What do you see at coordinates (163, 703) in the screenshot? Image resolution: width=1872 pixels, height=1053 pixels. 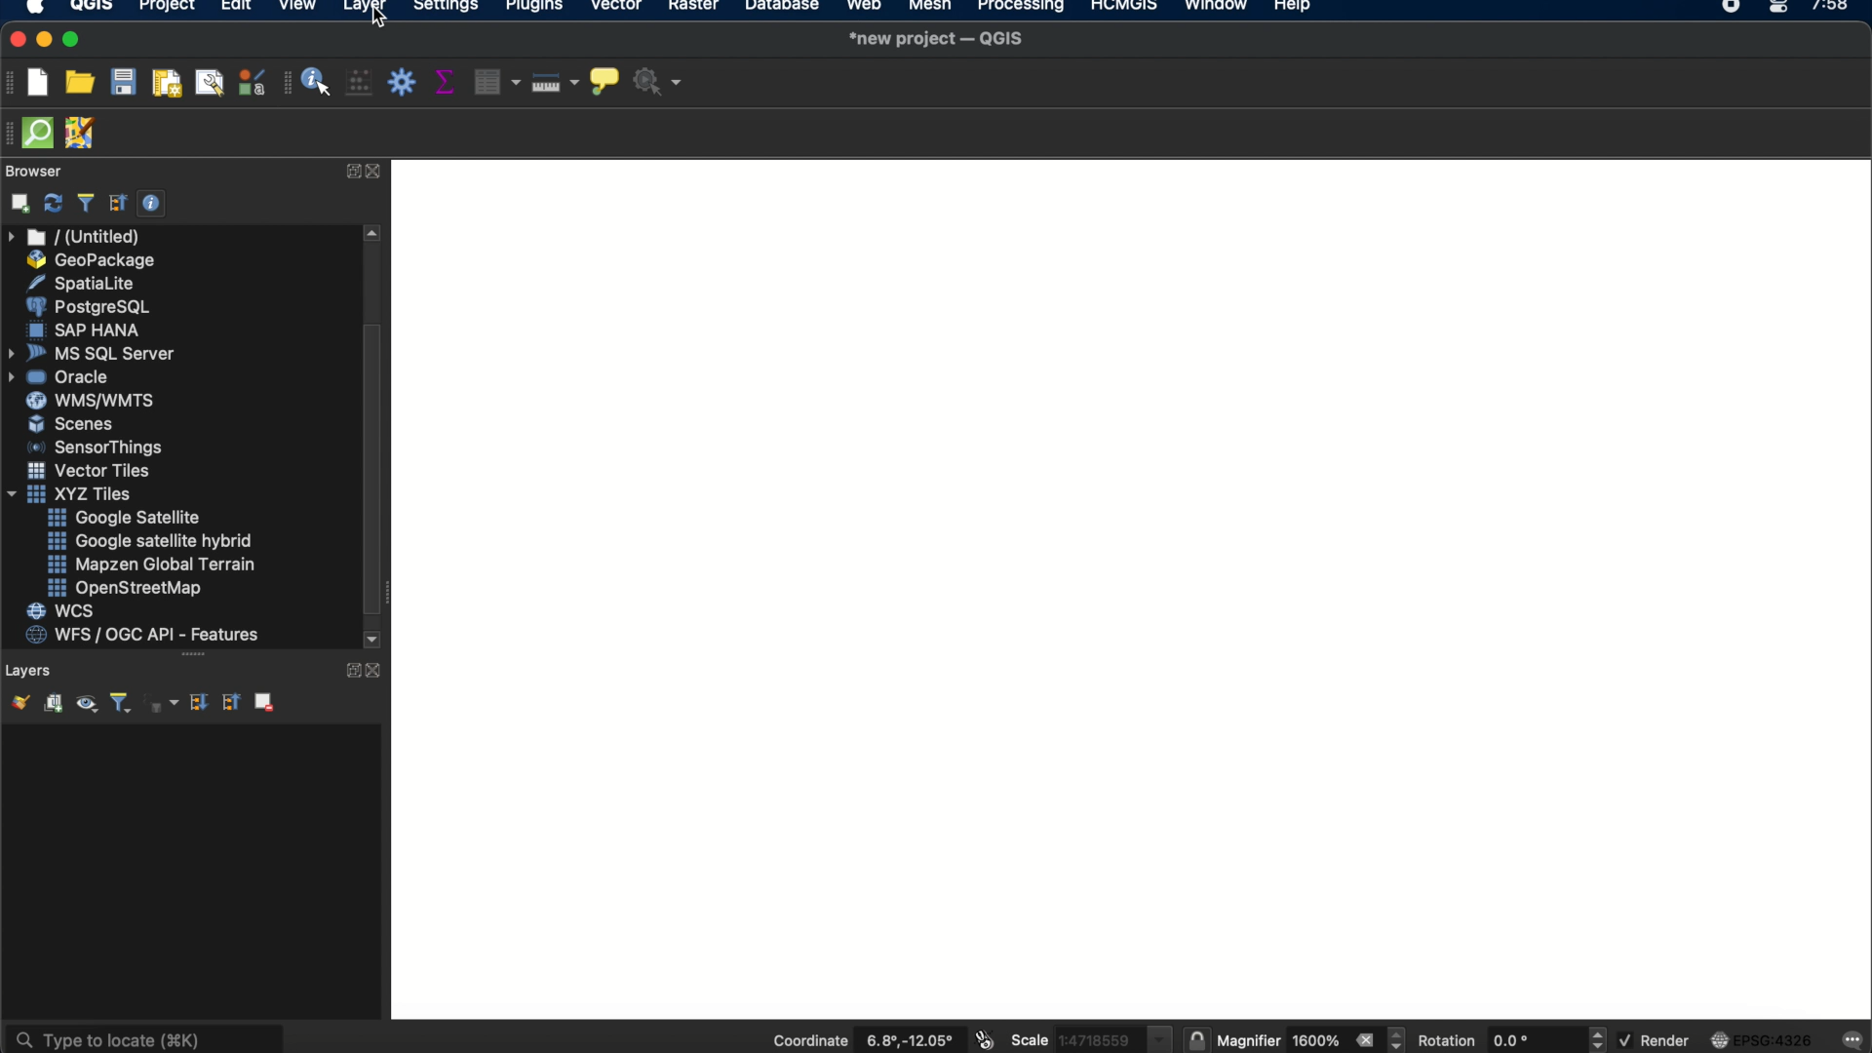 I see `filter legend by expression` at bounding box center [163, 703].